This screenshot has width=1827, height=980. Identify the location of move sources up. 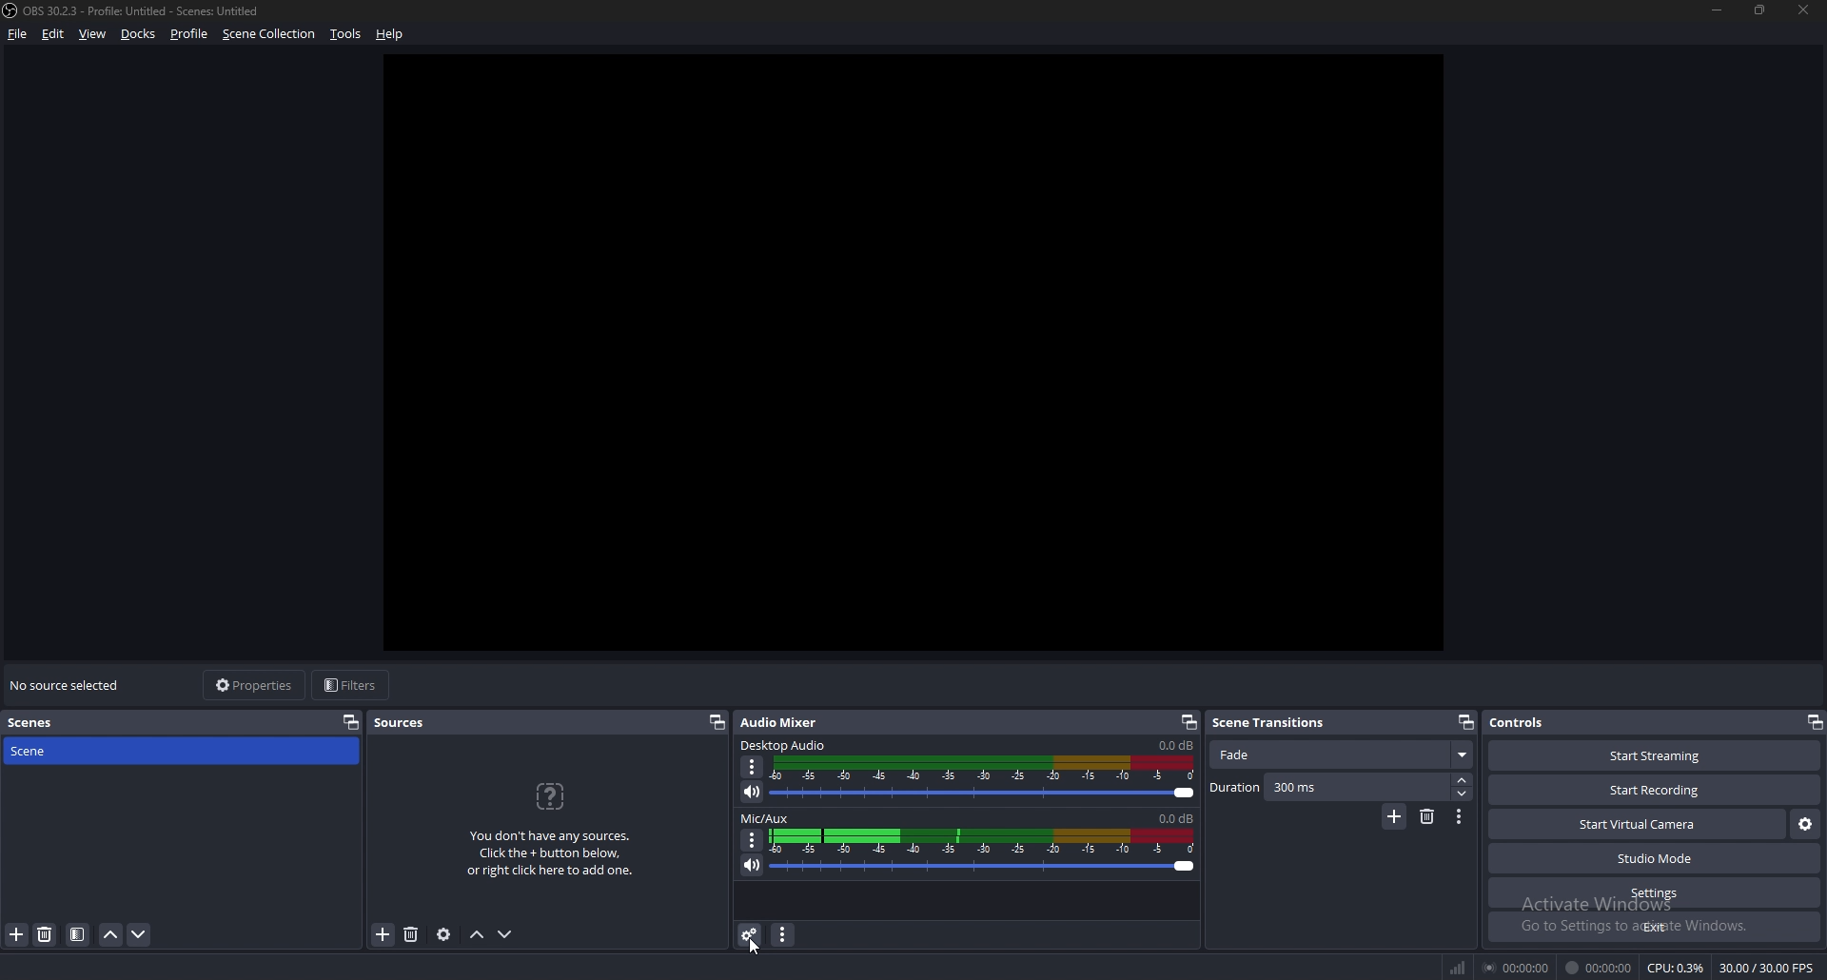
(478, 934).